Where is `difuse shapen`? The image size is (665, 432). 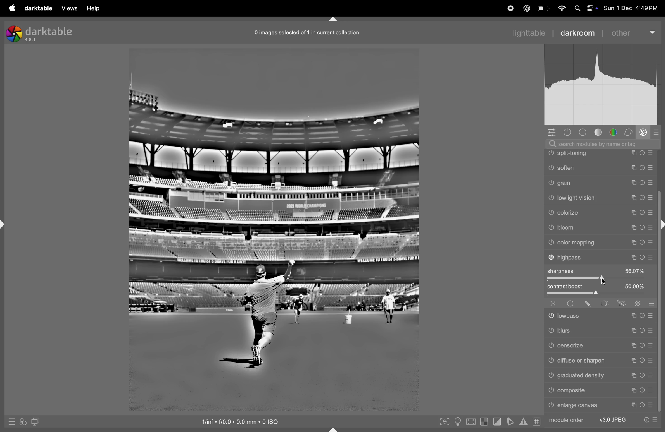 difuse shapen is located at coordinates (599, 360).